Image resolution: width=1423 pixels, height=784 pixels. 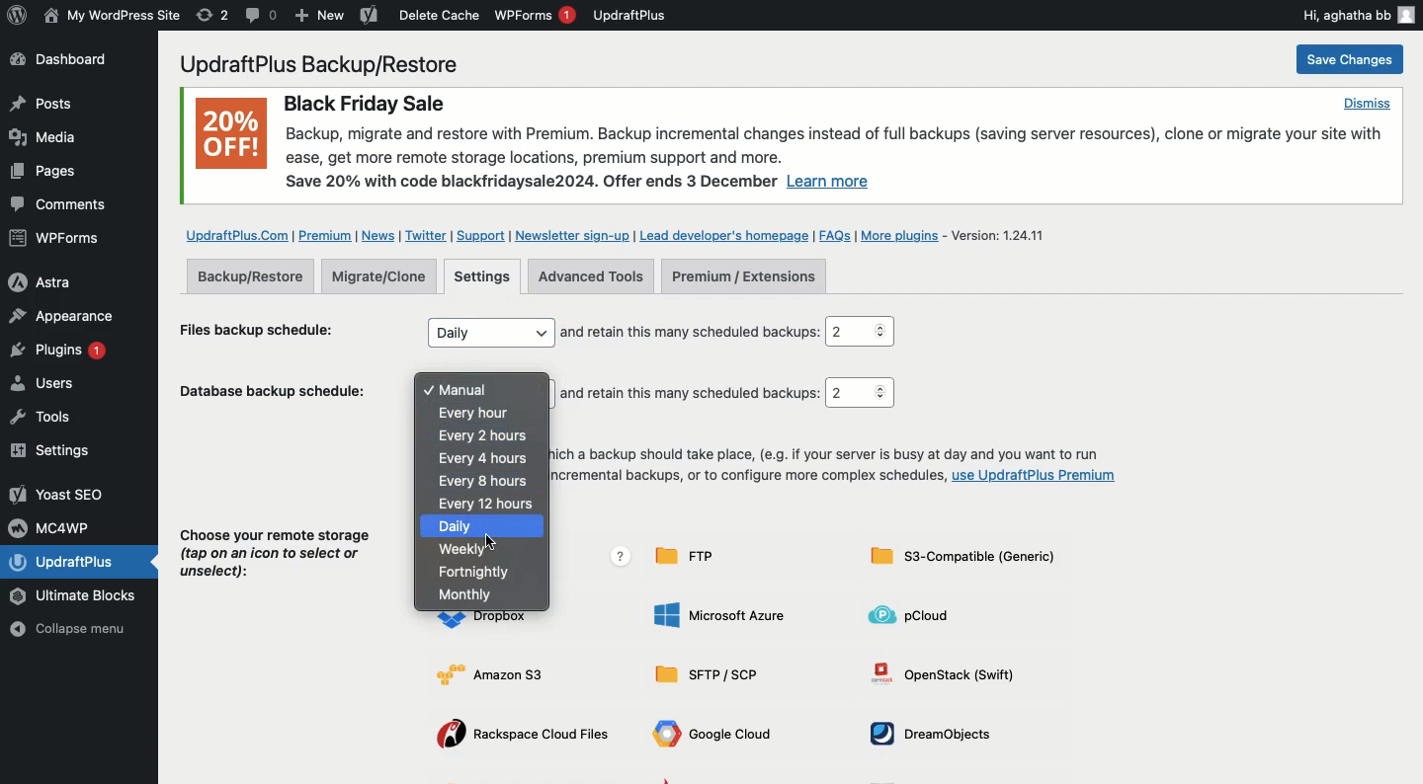 What do you see at coordinates (693, 556) in the screenshot?
I see `FTP` at bounding box center [693, 556].